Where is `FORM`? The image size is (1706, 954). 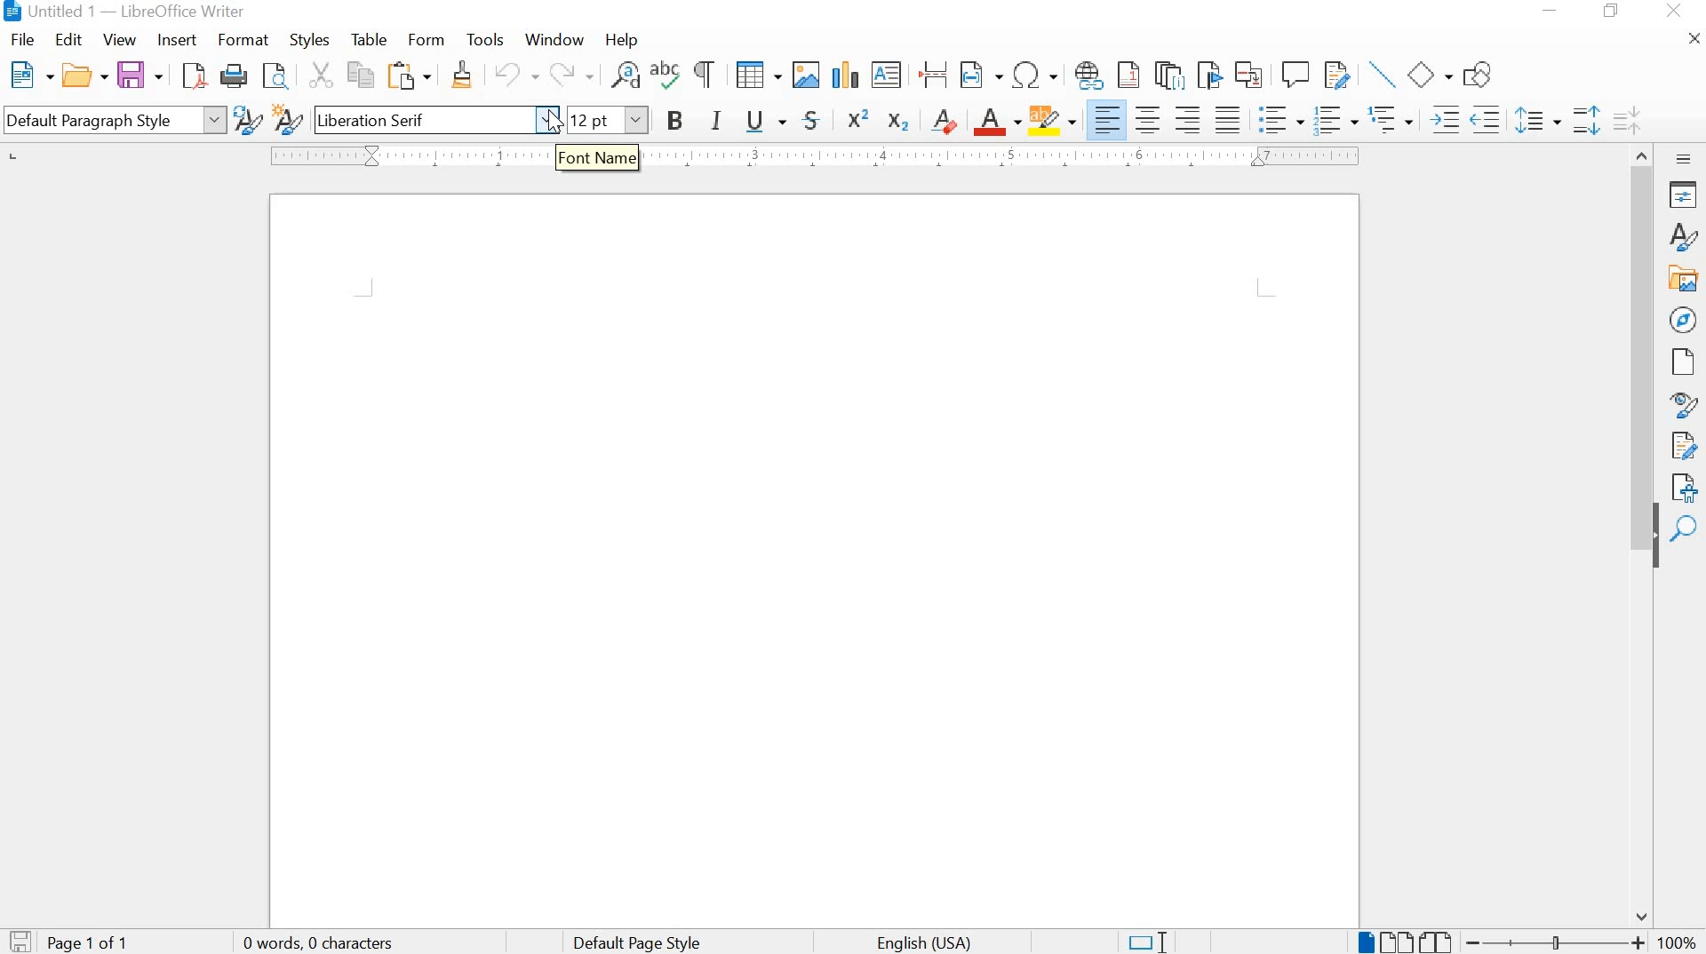
FORM is located at coordinates (426, 40).